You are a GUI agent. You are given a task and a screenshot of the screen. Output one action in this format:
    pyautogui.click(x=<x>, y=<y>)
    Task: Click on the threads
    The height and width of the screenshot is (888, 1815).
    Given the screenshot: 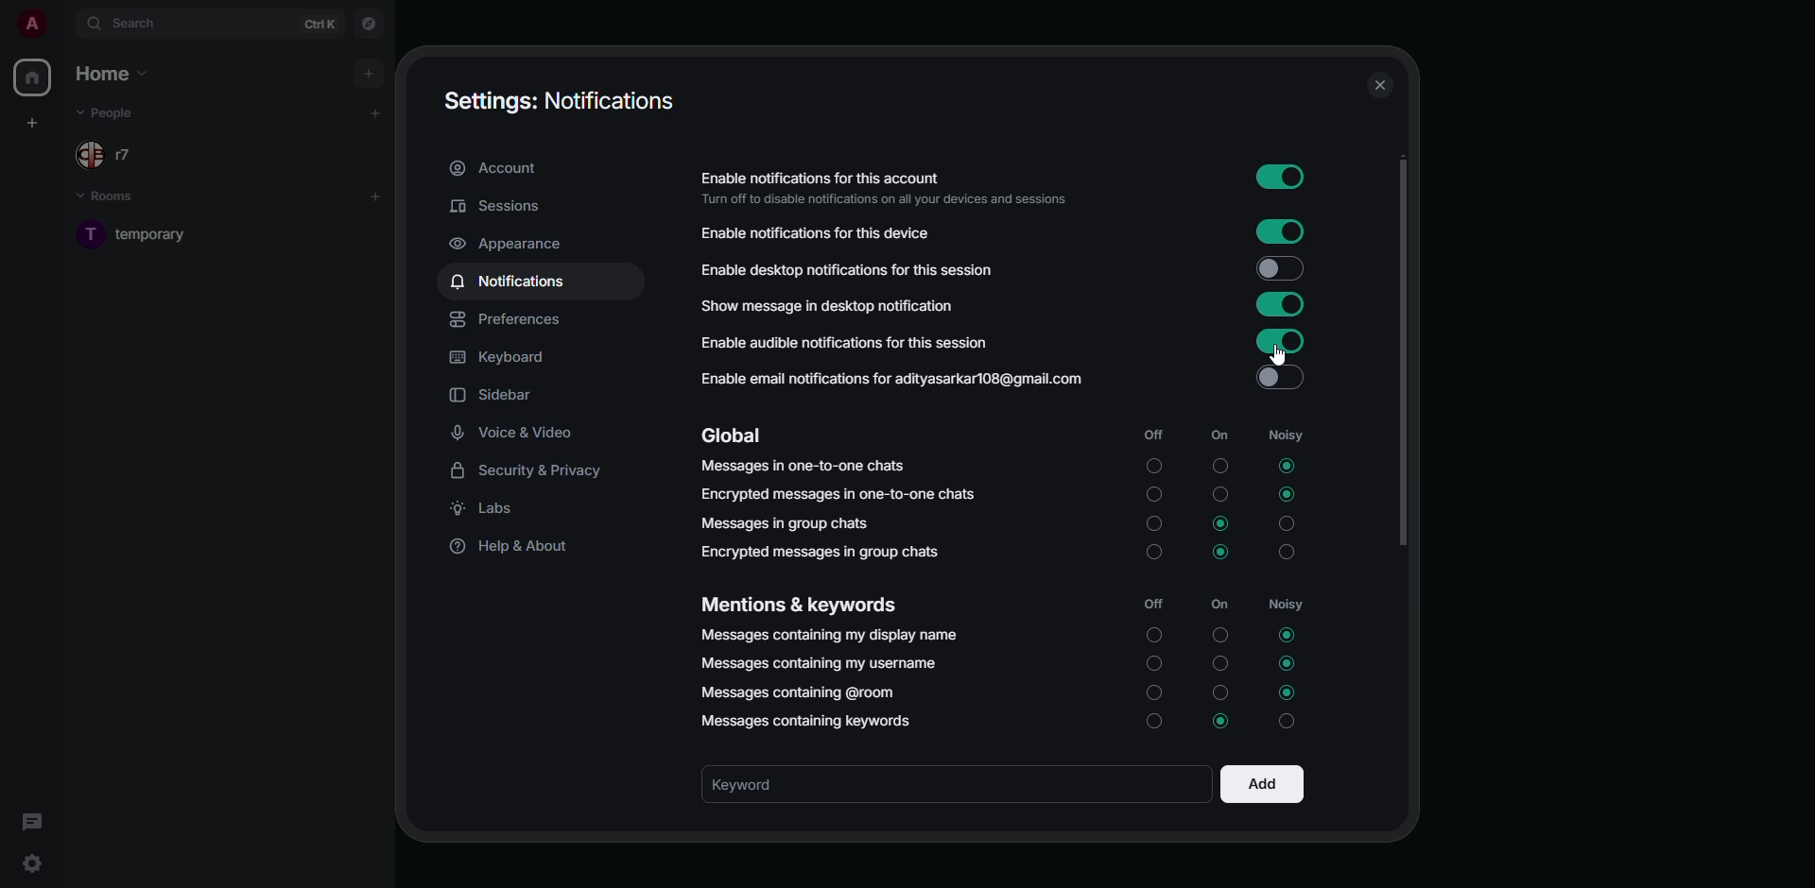 What is the action you would take?
    pyautogui.click(x=36, y=823)
    